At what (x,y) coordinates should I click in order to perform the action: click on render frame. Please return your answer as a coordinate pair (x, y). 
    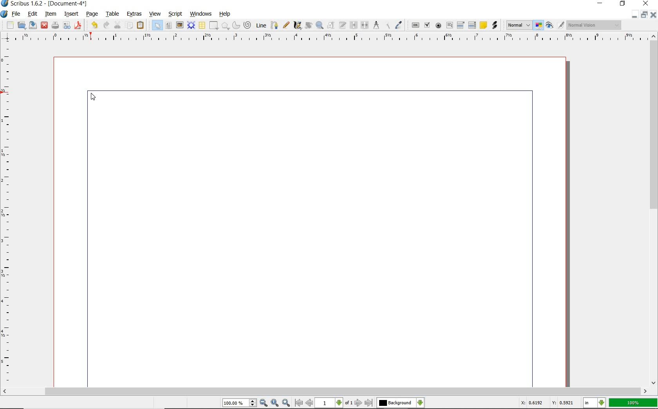
    Looking at the image, I should click on (192, 26).